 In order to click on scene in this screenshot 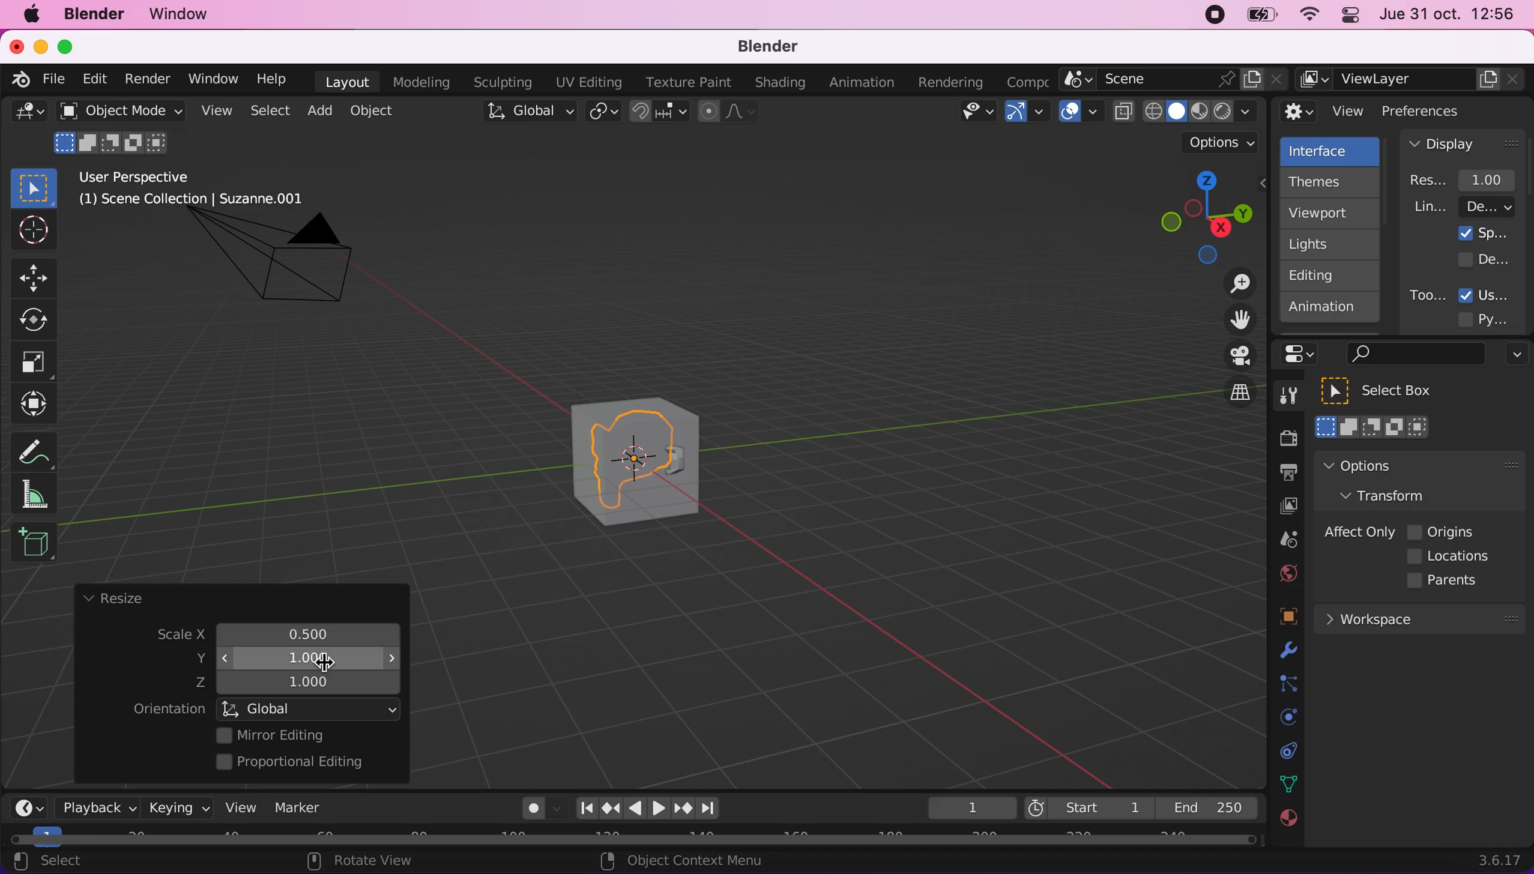, I will do `click(1283, 540)`.